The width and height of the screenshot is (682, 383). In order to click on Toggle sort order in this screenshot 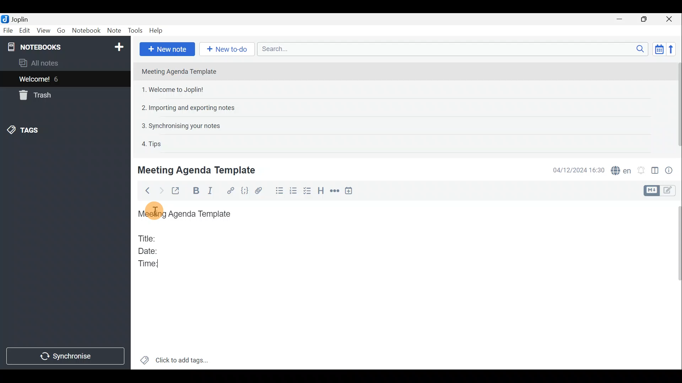, I will do `click(658, 48)`.